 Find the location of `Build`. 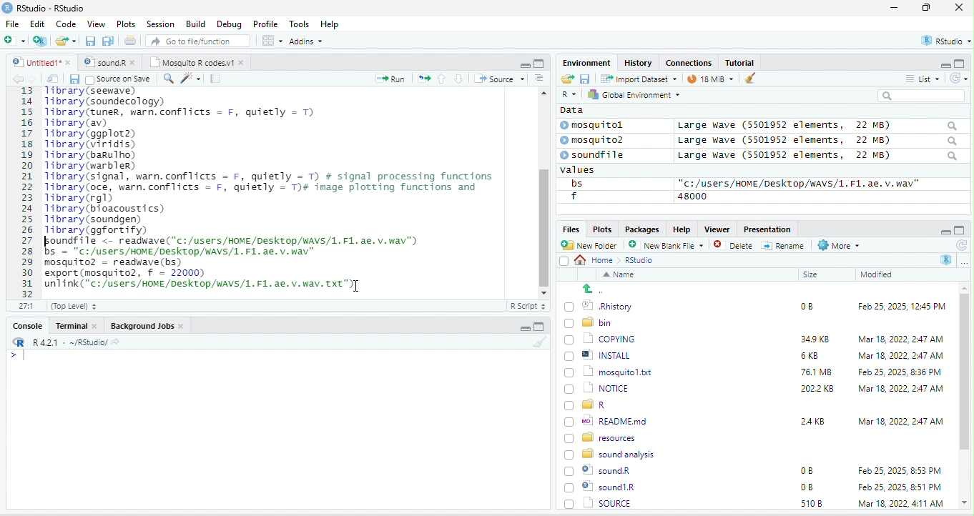

Build is located at coordinates (196, 24).